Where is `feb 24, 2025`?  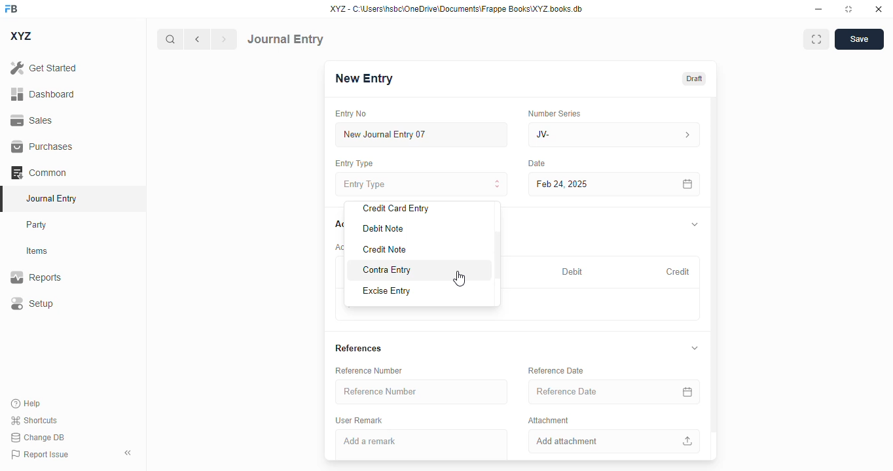 feb 24, 2025 is located at coordinates (586, 184).